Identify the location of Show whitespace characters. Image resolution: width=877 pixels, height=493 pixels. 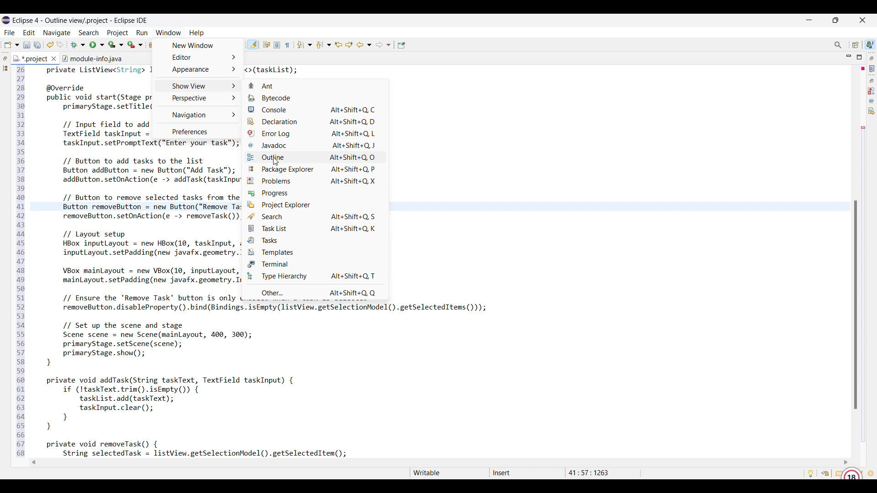
(287, 45).